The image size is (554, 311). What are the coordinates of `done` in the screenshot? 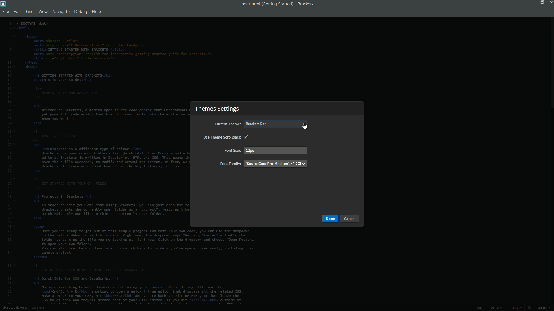 It's located at (331, 219).